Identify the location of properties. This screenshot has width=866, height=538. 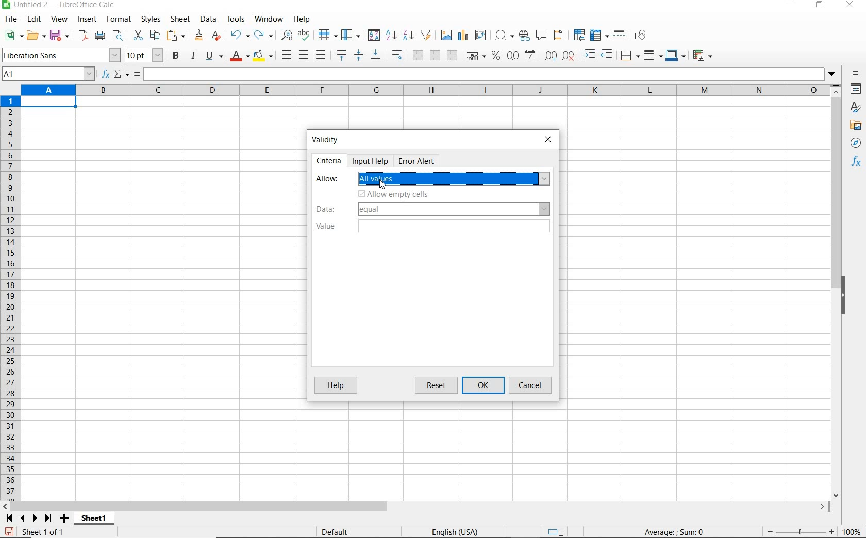
(857, 90).